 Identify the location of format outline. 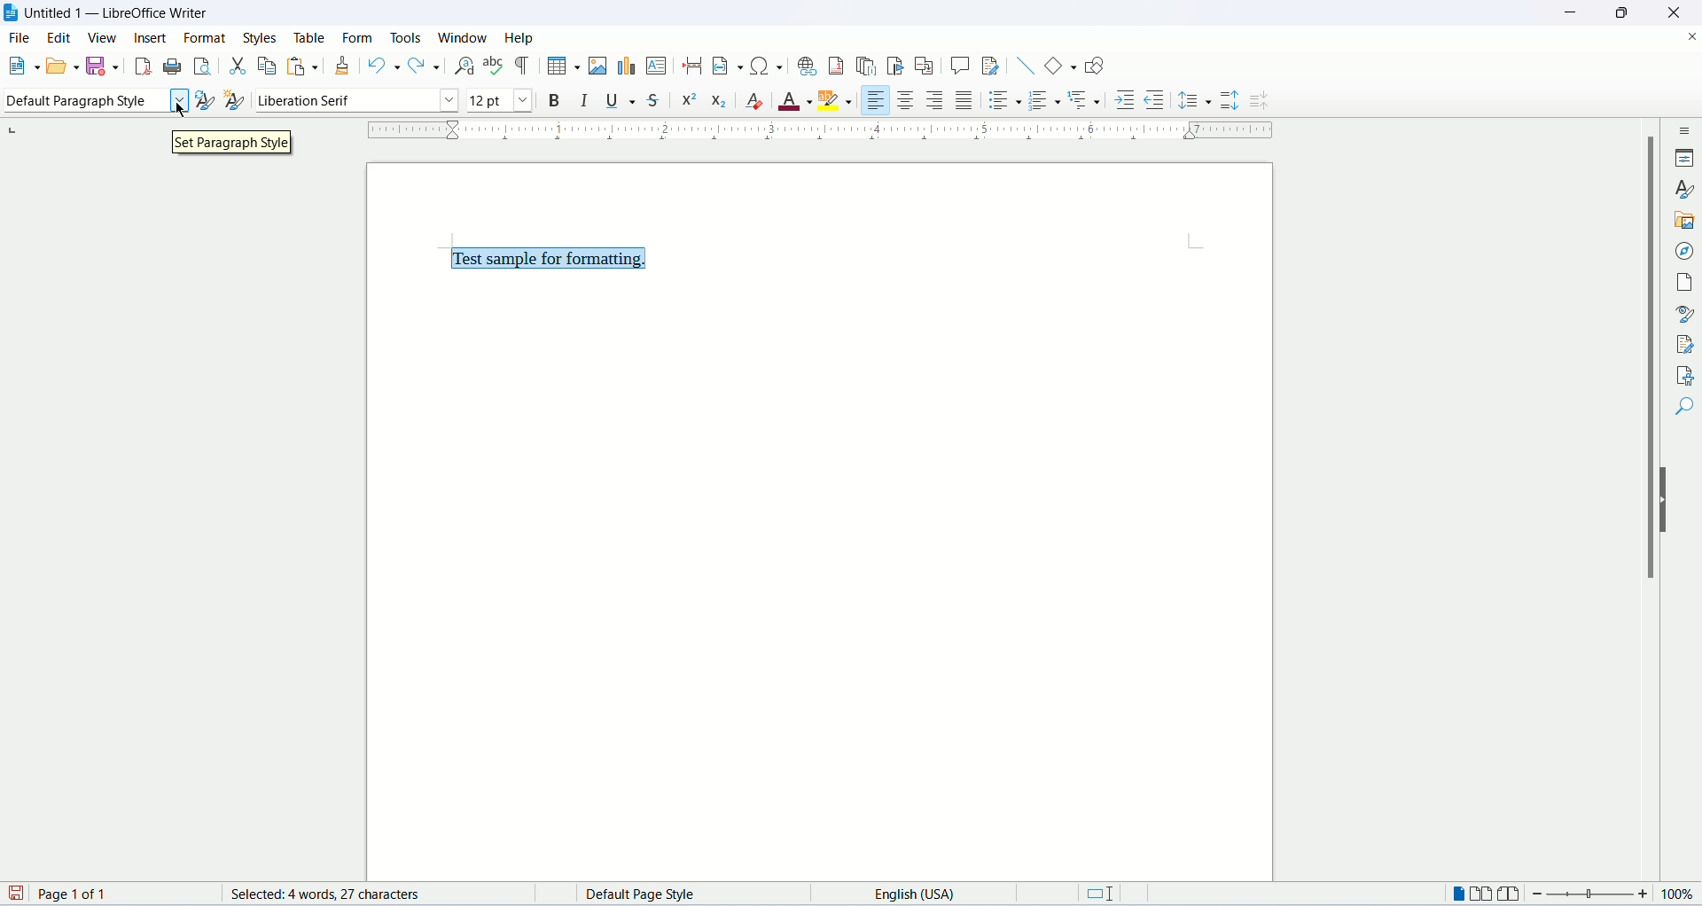
(1088, 102).